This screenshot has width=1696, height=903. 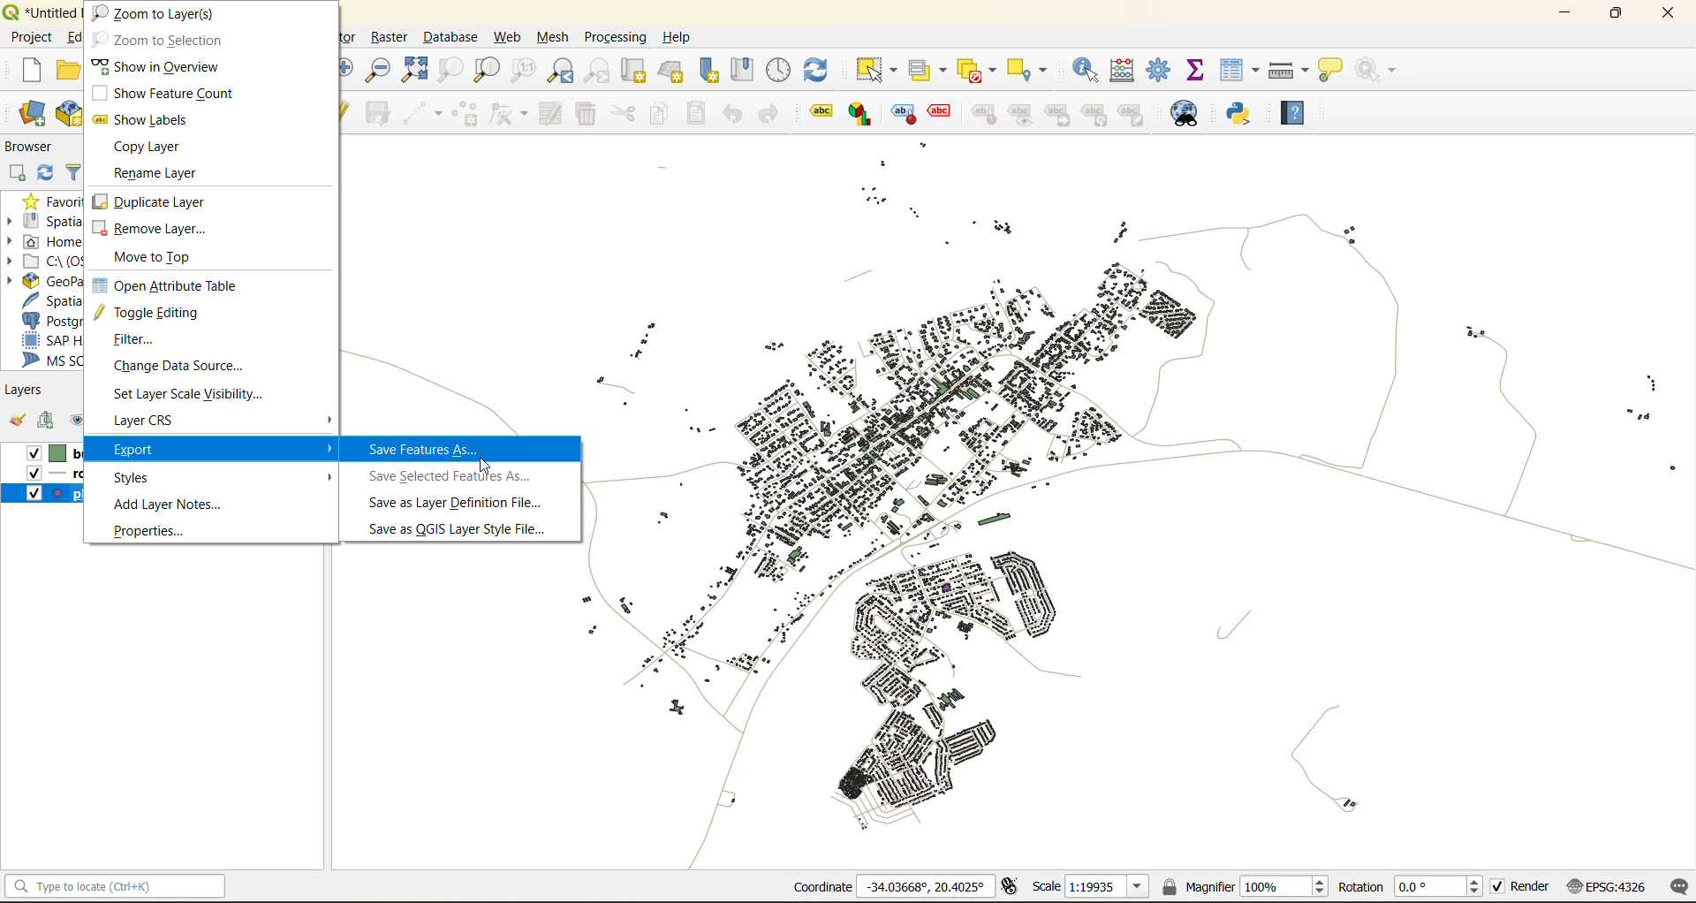 What do you see at coordinates (33, 71) in the screenshot?
I see `new` at bounding box center [33, 71].